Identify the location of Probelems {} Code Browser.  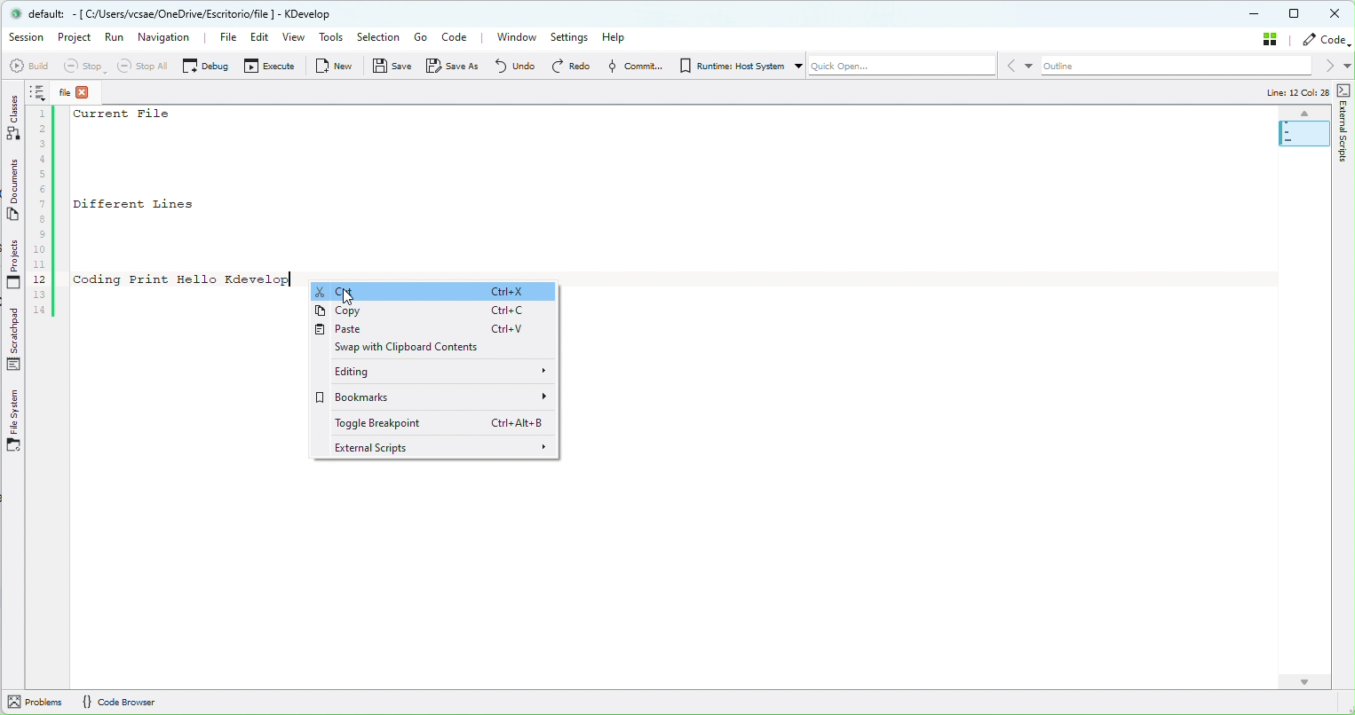
(87, 703).